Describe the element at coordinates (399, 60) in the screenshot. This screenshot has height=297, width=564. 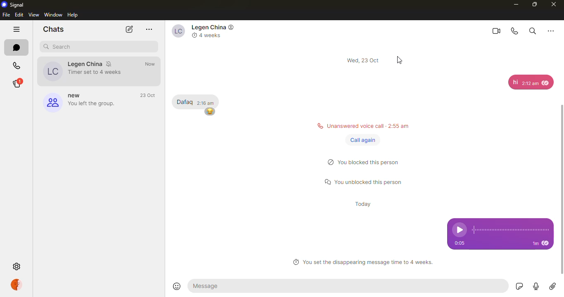
I see `cursor` at that location.